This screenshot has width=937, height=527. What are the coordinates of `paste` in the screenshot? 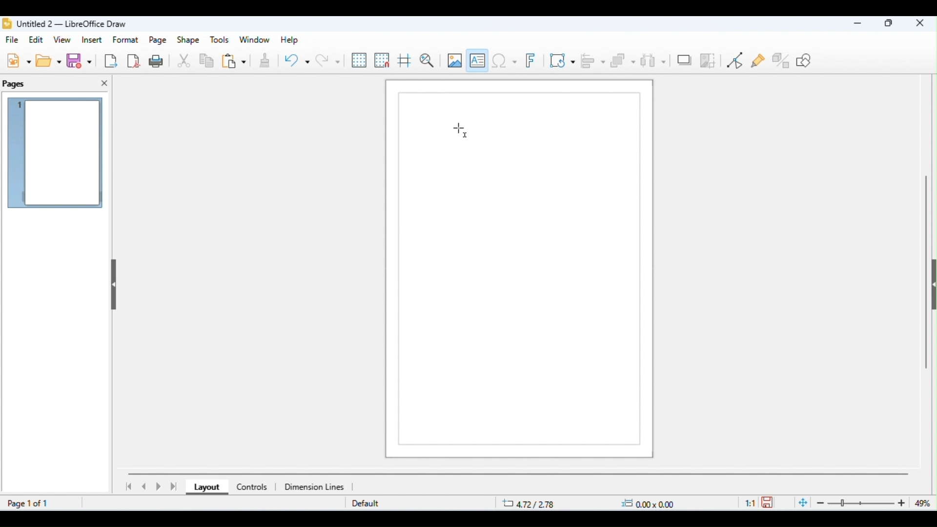 It's located at (234, 62).